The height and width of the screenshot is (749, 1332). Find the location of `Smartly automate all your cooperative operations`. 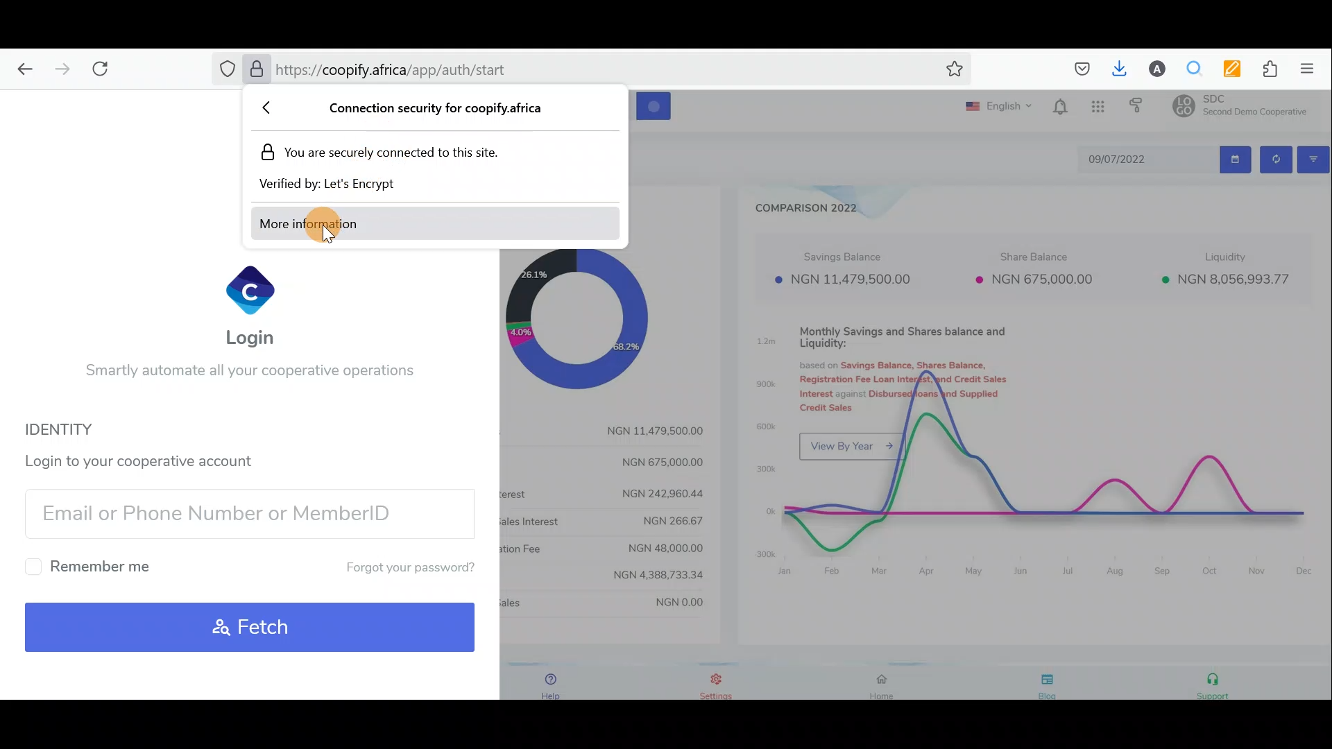

Smartly automate all your cooperative operations is located at coordinates (248, 374).